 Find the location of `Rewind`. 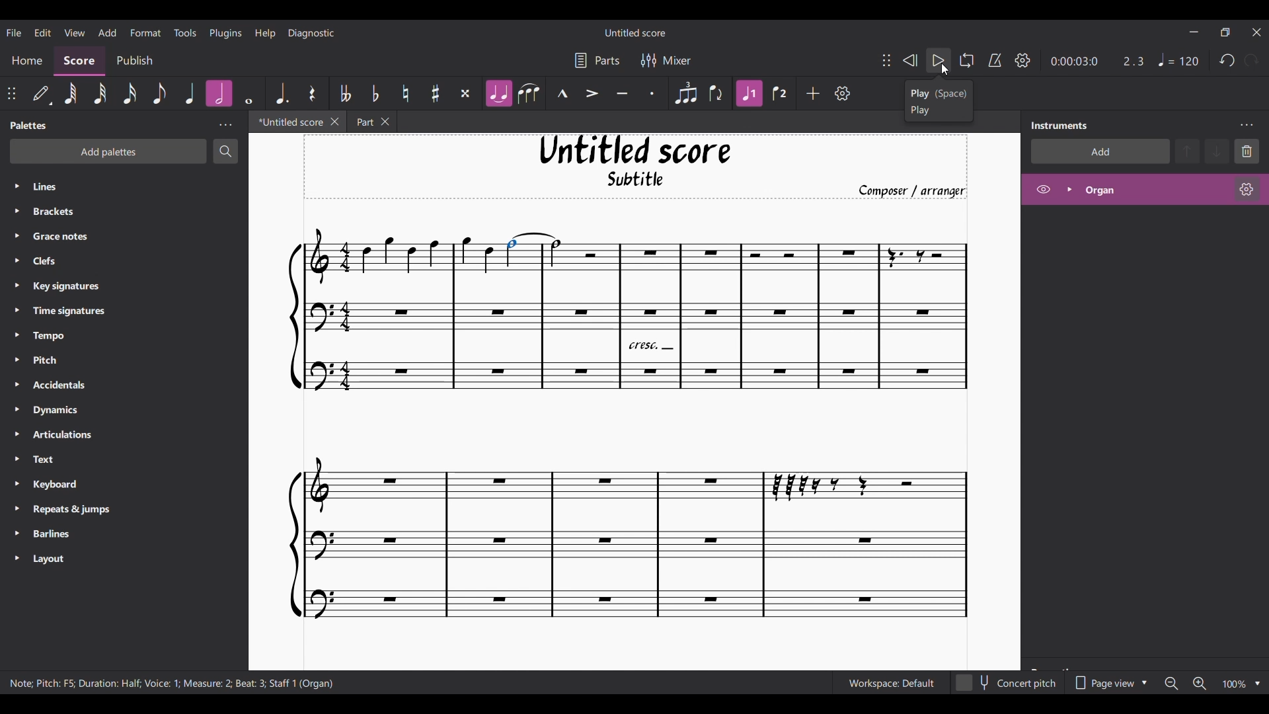

Rewind is located at coordinates (910, 61).